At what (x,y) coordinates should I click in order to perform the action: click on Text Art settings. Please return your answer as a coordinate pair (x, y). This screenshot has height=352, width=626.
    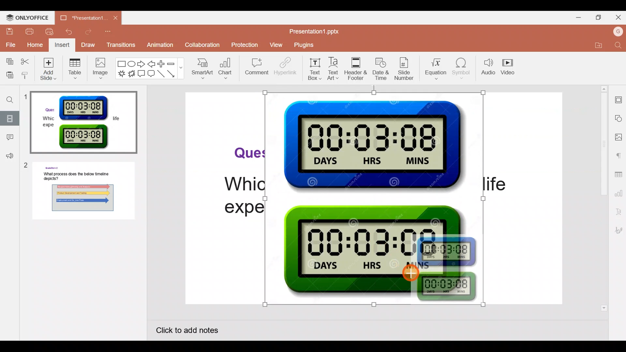
    Looking at the image, I should click on (619, 212).